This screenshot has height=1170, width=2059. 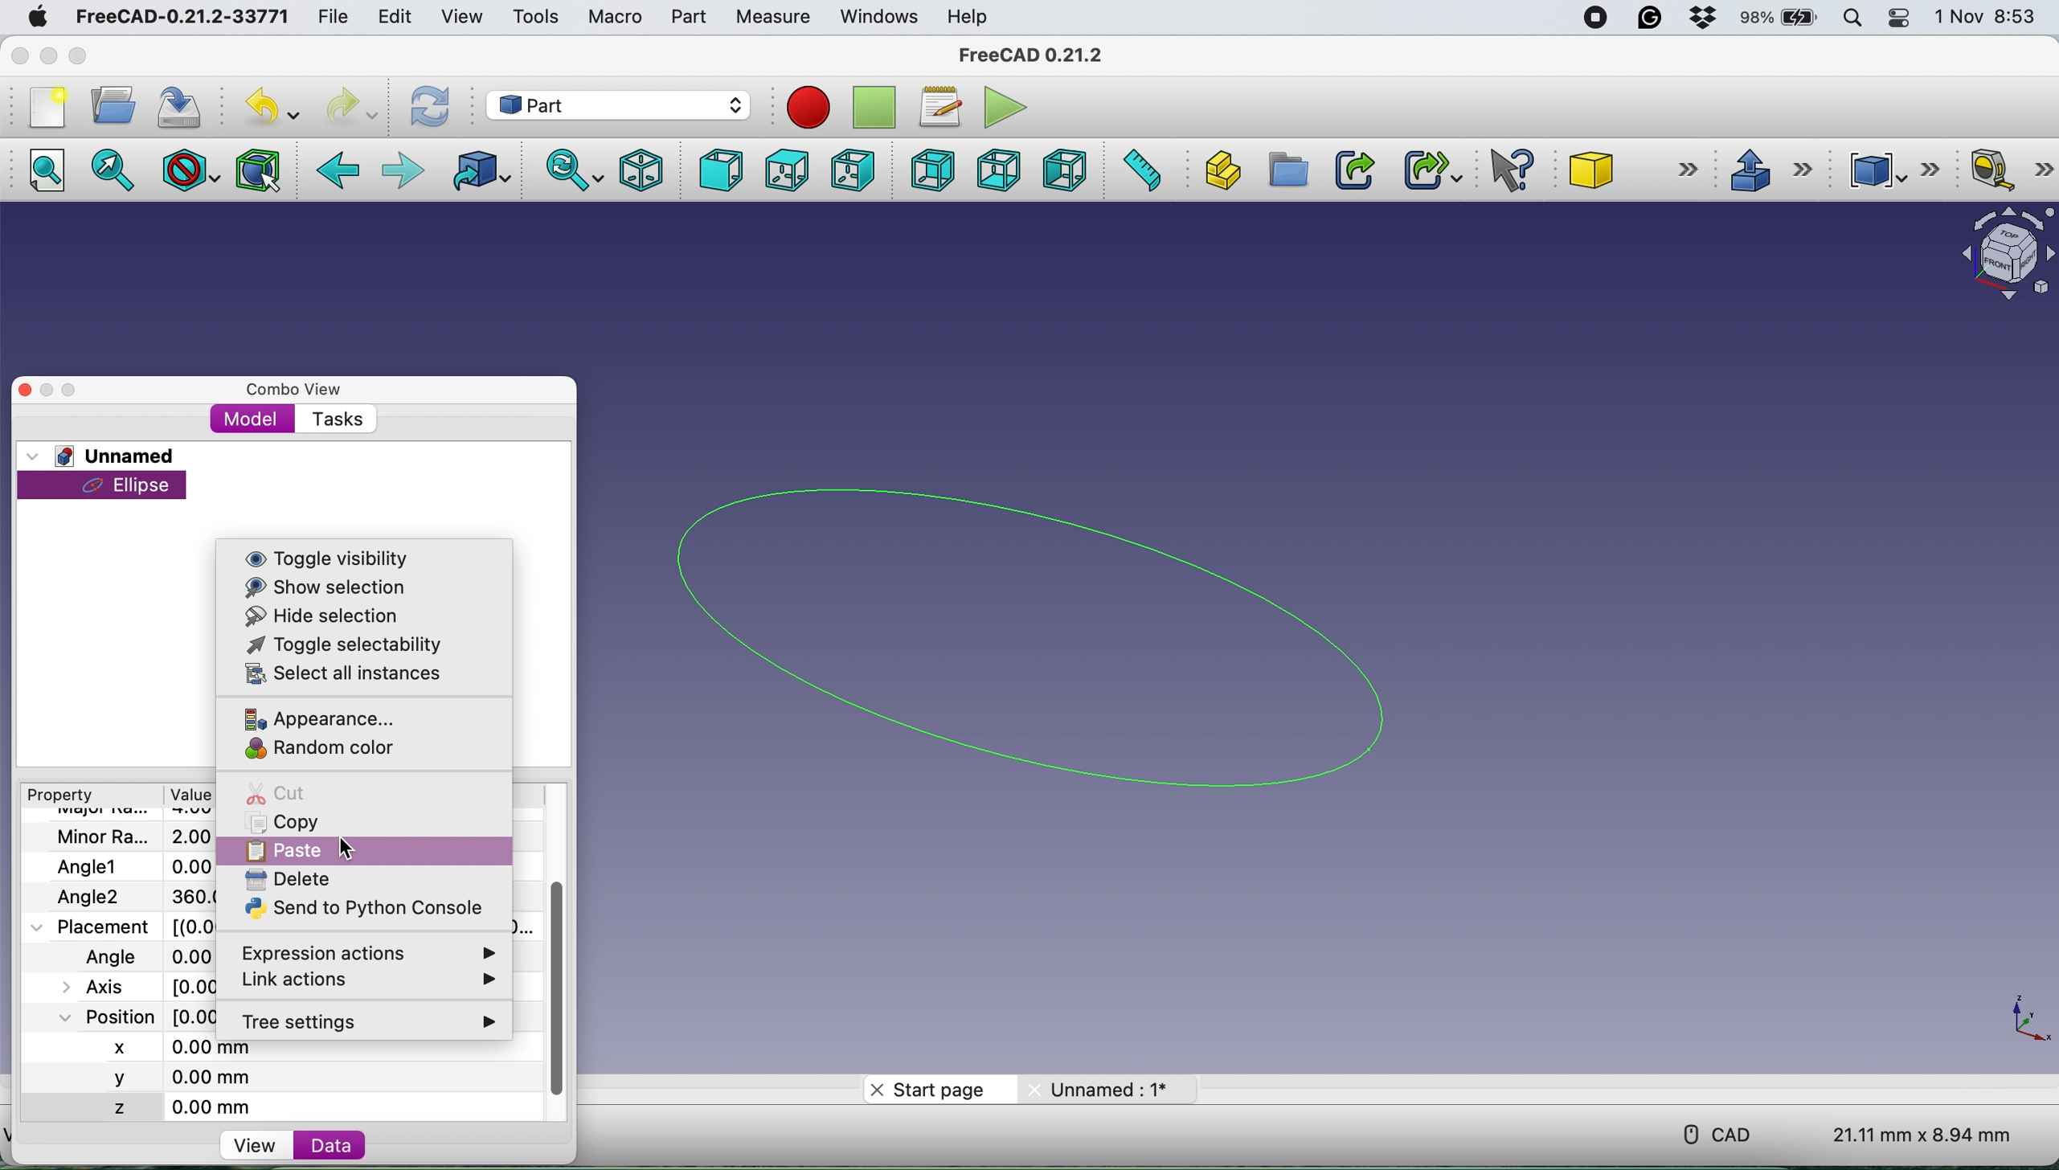 I want to click on ellipse selected, so click(x=102, y=487).